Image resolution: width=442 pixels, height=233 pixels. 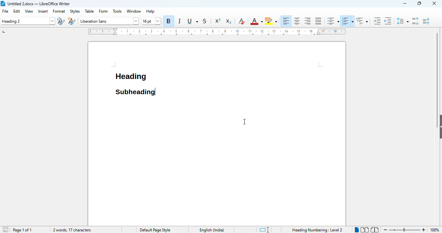 What do you see at coordinates (151, 21) in the screenshot?
I see `font size` at bounding box center [151, 21].